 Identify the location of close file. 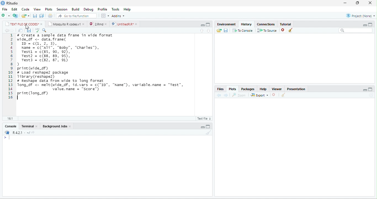
(283, 30).